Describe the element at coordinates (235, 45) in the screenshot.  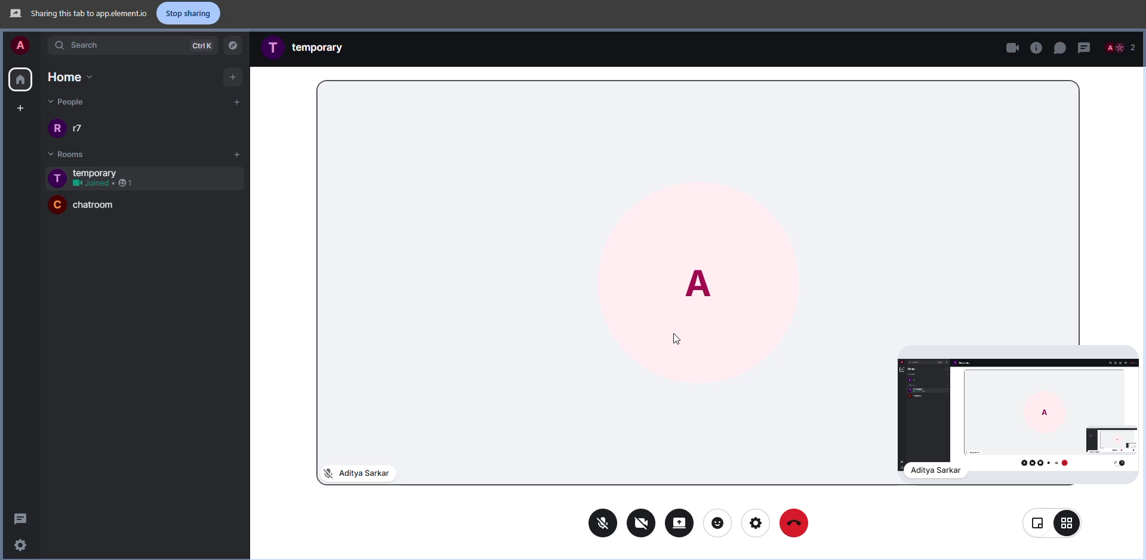
I see `navigator` at that location.